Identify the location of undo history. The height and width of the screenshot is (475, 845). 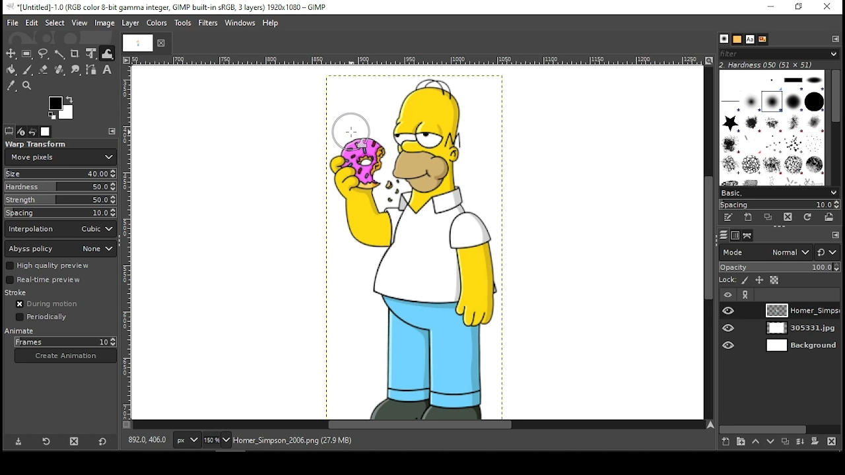
(32, 131).